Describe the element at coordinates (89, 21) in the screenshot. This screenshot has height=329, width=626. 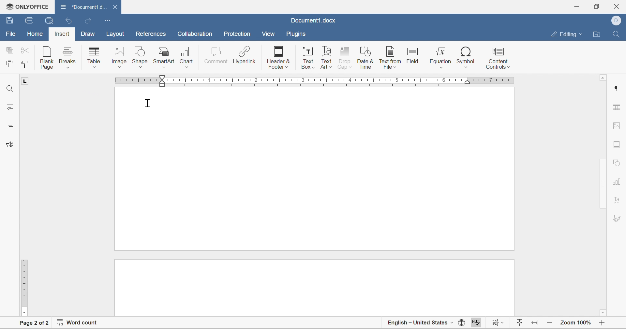
I see `Redo` at that location.